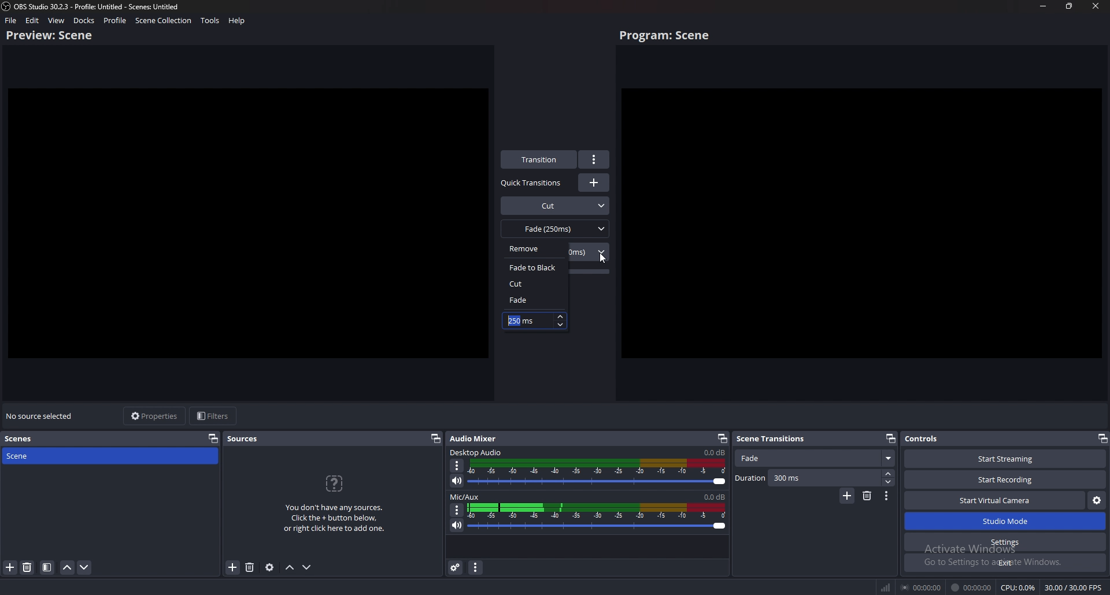  Describe the element at coordinates (1101, 438) in the screenshot. I see `pop out` at that location.